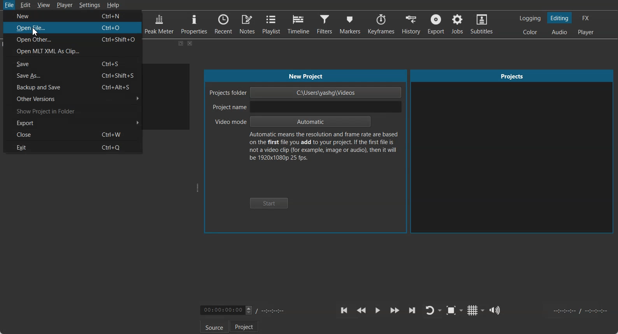 This screenshot has width=618, height=334. I want to click on Open MLT XML As Clip, so click(73, 51).